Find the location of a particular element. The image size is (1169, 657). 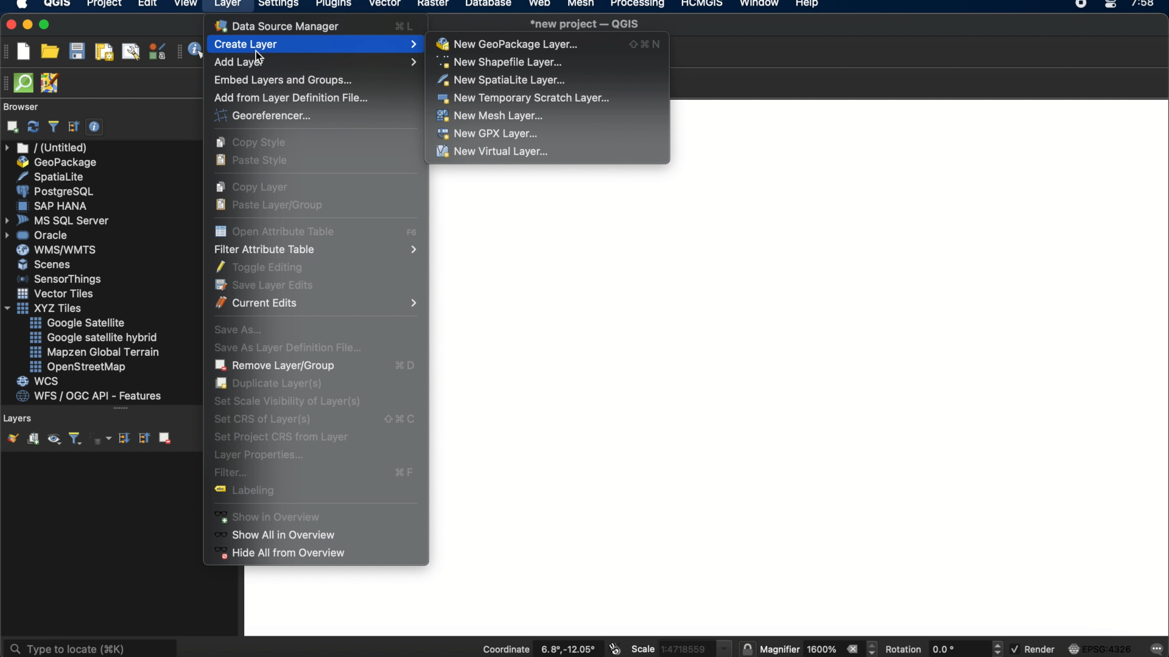

layer is located at coordinates (228, 6).